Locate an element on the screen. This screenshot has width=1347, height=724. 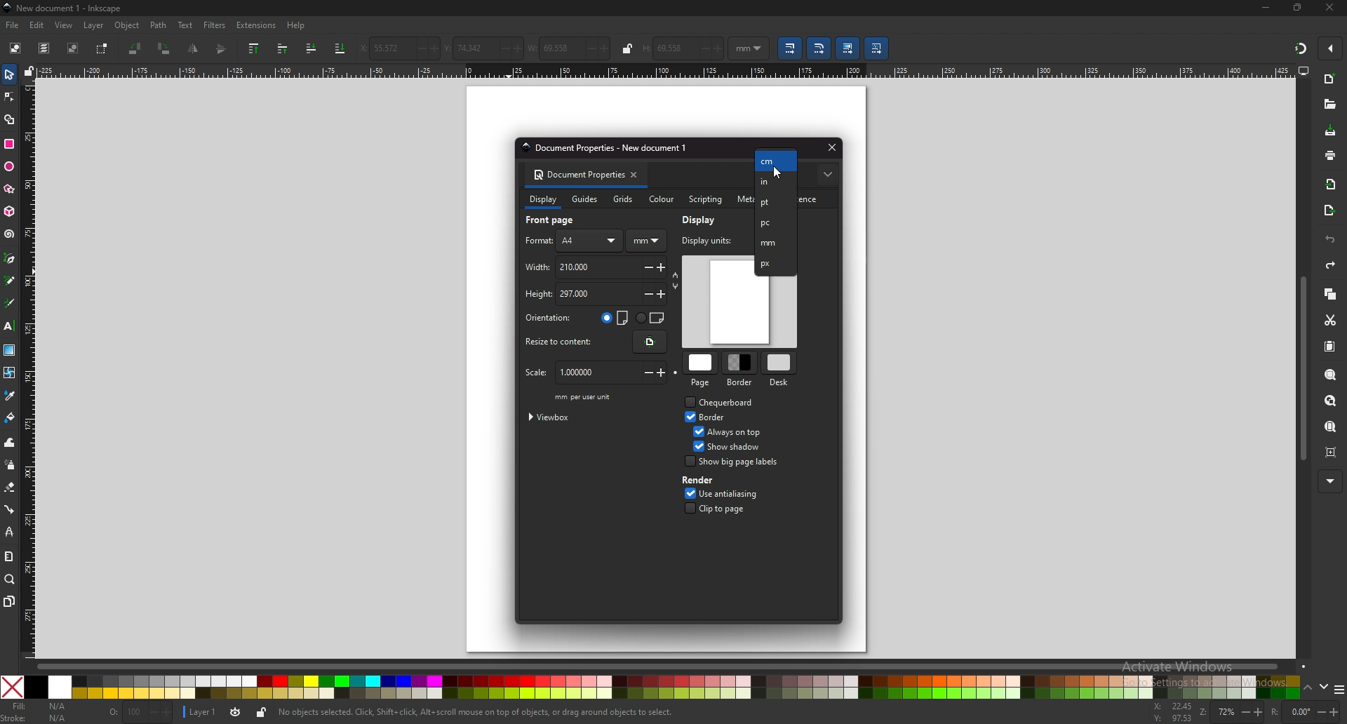
flip vertical is located at coordinates (220, 50).